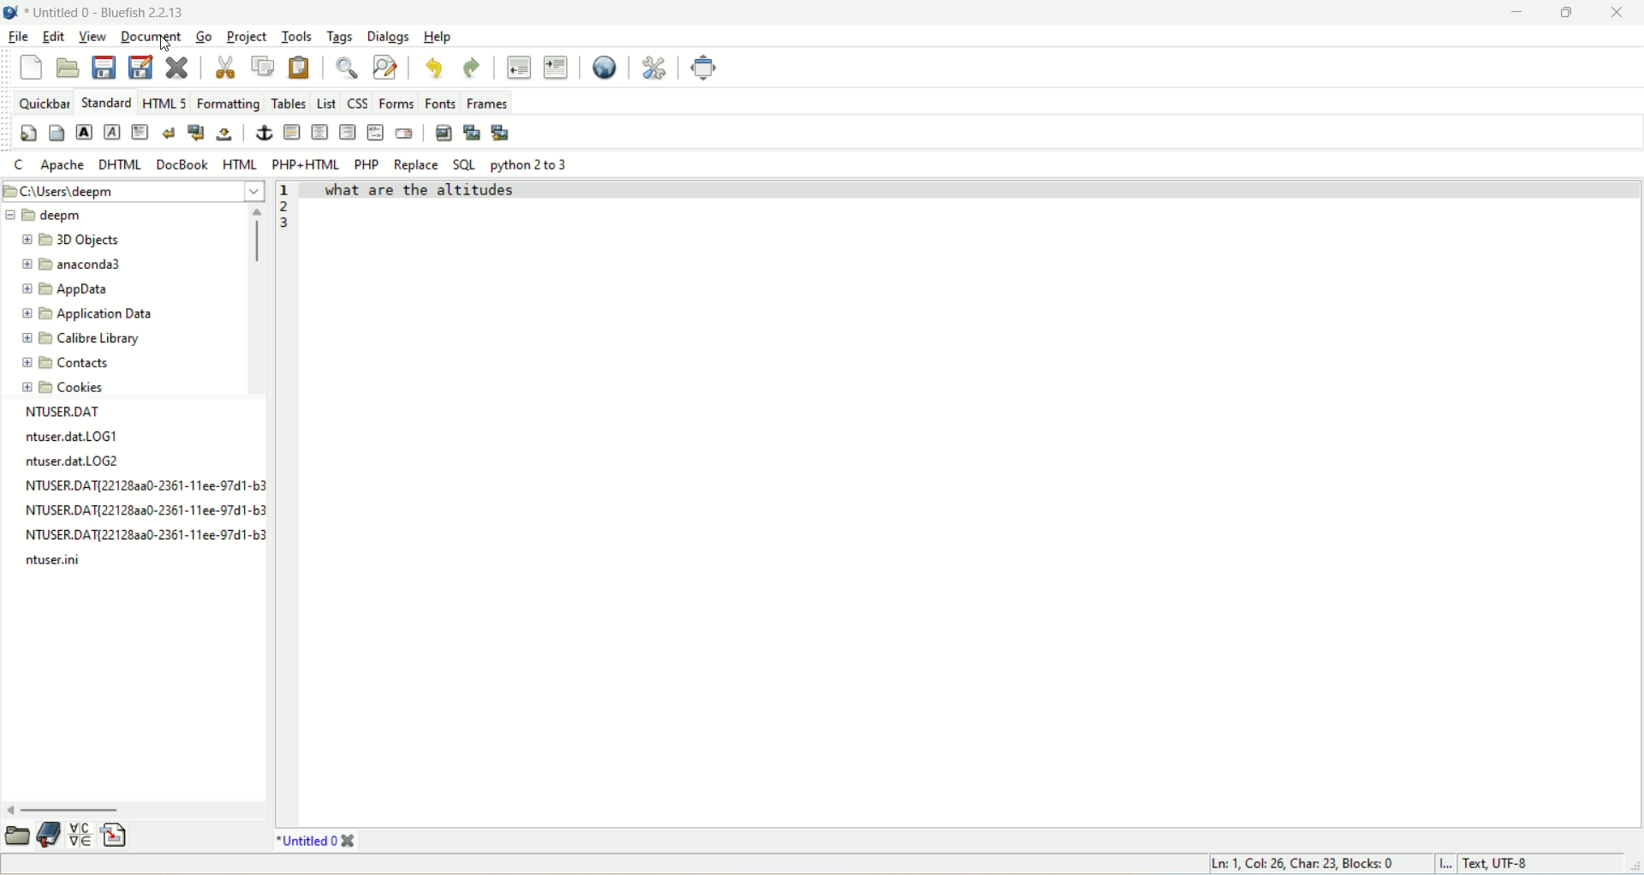  What do you see at coordinates (1619, 12) in the screenshot?
I see `close` at bounding box center [1619, 12].